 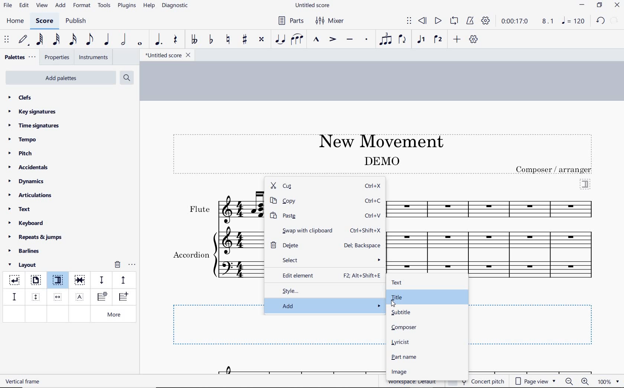 I want to click on augmentation dot, so click(x=157, y=40).